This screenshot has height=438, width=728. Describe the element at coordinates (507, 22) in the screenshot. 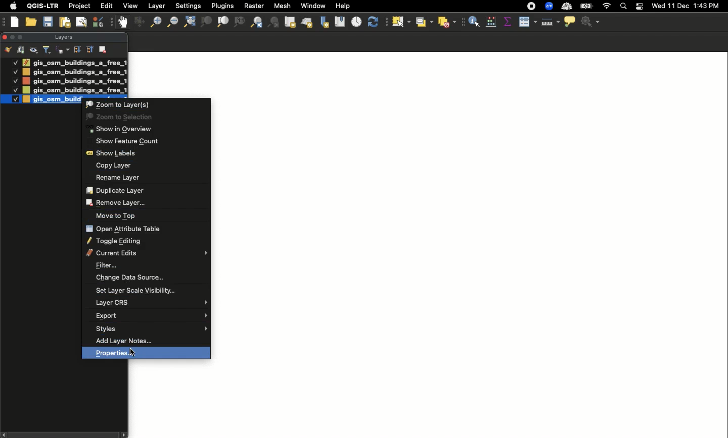

I see `Show statistical summary` at that location.